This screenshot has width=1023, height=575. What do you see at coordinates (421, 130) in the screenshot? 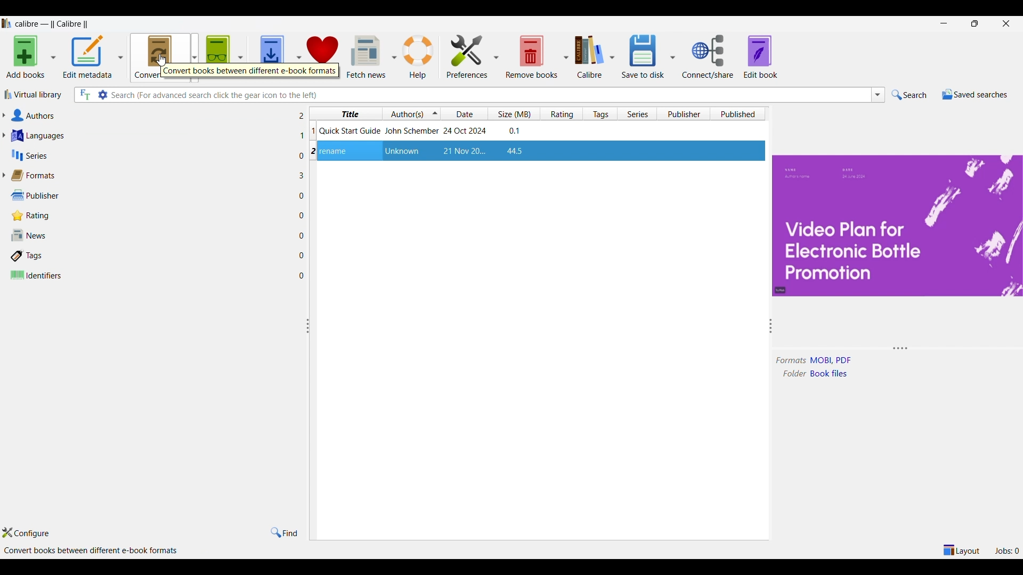
I see `Book: Quick Start Guide` at bounding box center [421, 130].